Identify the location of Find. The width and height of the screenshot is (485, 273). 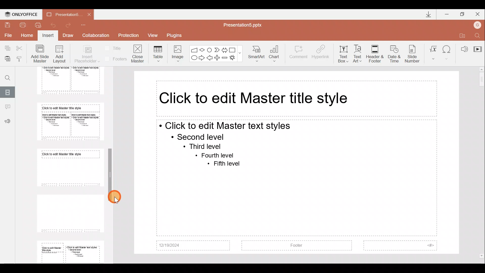
(478, 35).